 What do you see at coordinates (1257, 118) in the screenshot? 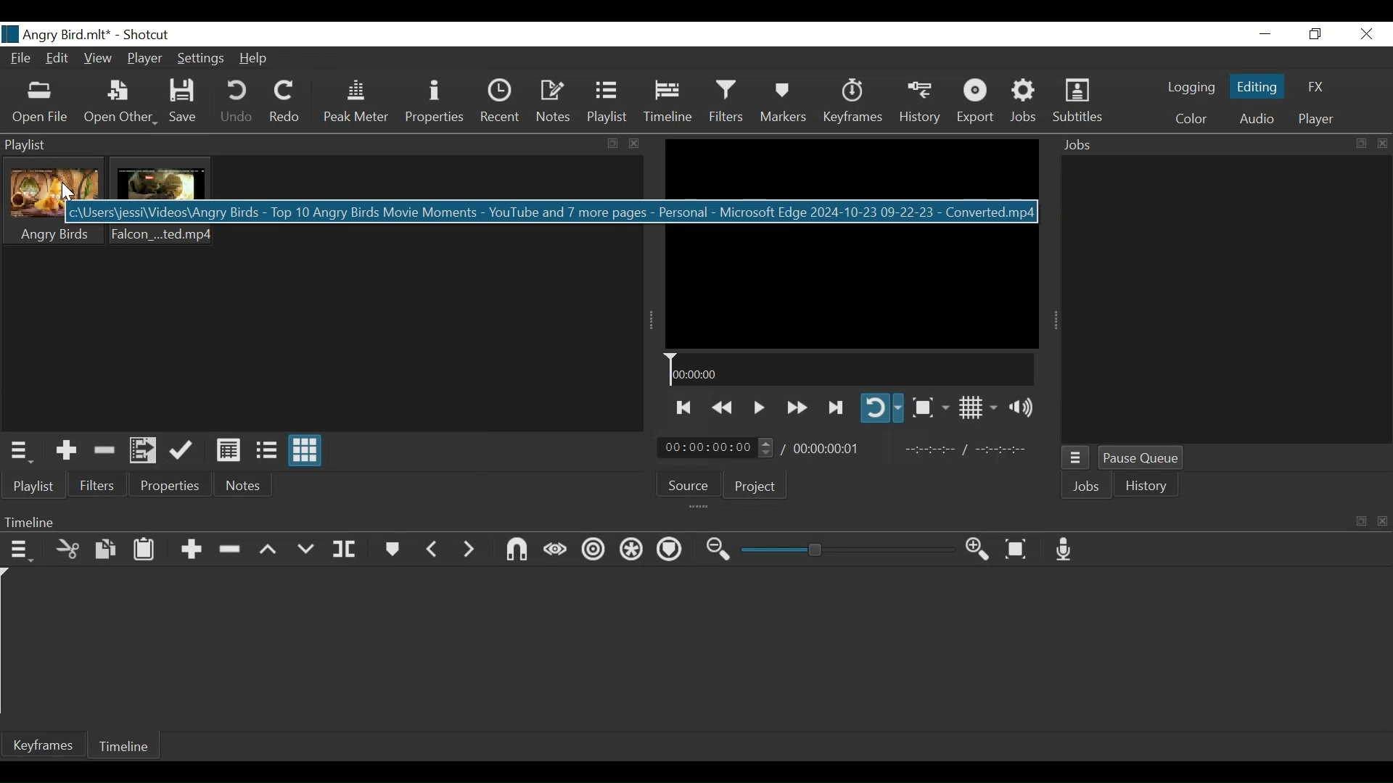
I see `Audio` at bounding box center [1257, 118].